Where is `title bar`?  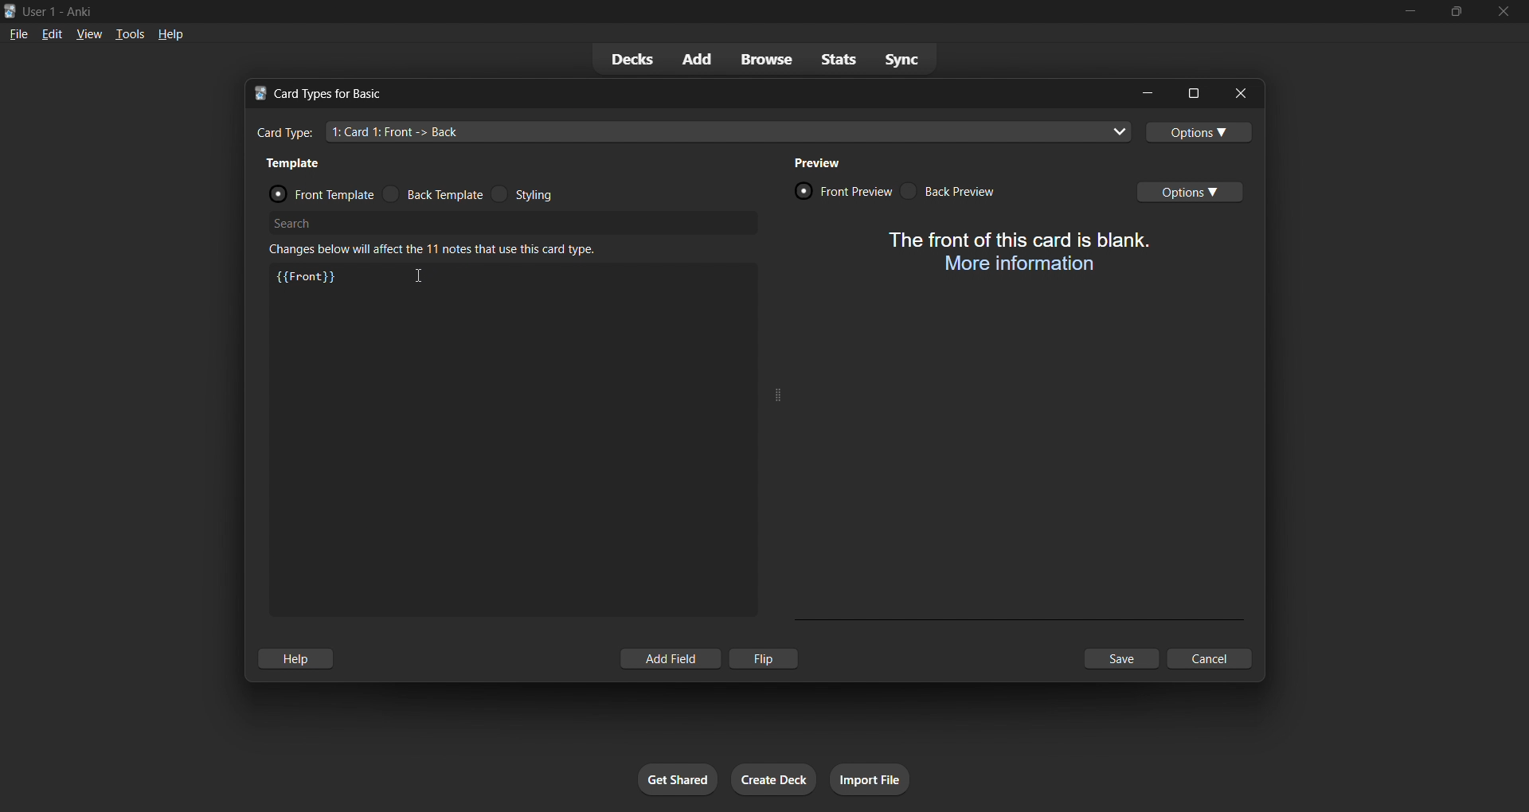 title bar is located at coordinates (679, 94).